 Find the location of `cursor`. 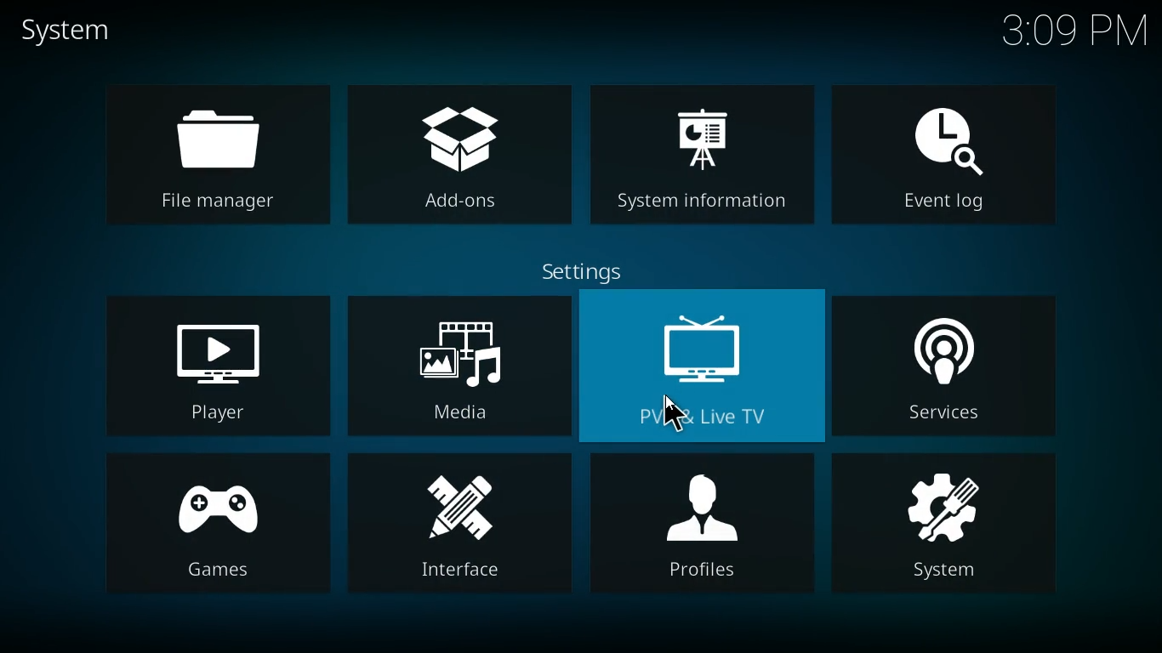

cursor is located at coordinates (672, 412).